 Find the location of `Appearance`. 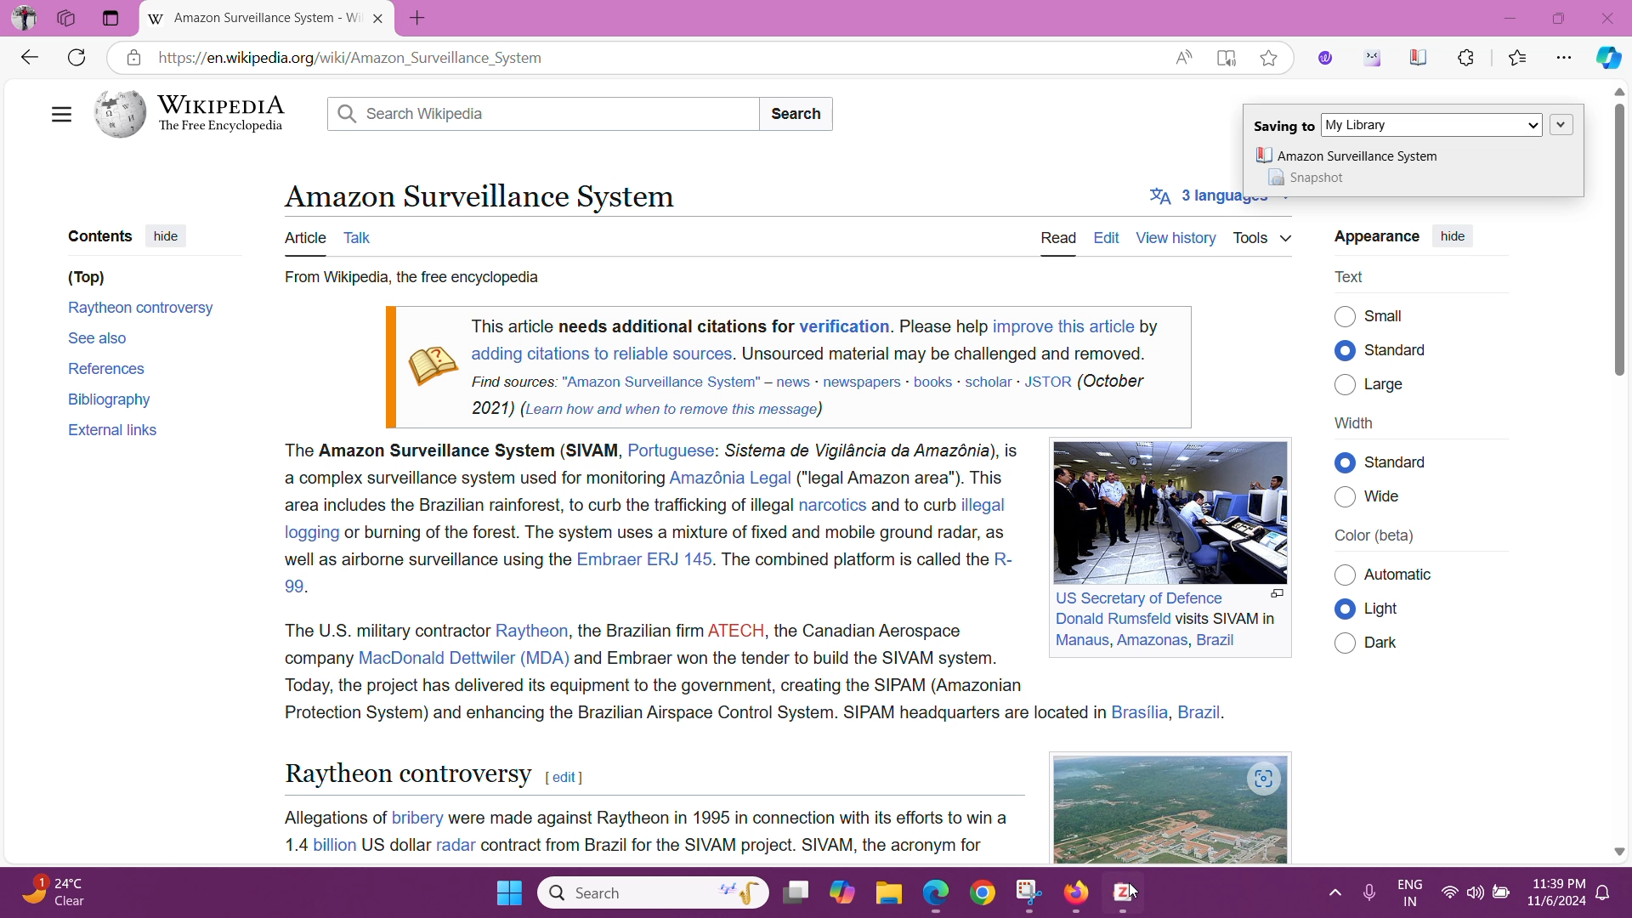

Appearance is located at coordinates (1374, 237).